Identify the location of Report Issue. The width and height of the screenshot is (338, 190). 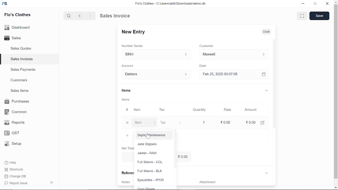
(16, 183).